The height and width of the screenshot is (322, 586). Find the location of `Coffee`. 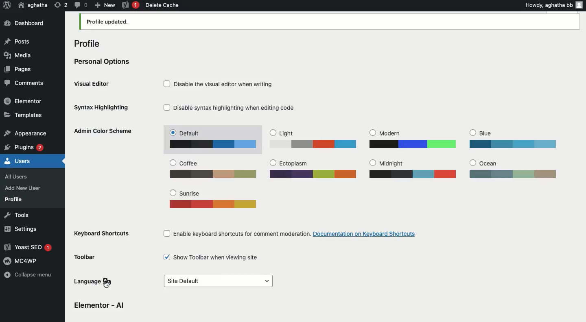

Coffee is located at coordinates (214, 168).